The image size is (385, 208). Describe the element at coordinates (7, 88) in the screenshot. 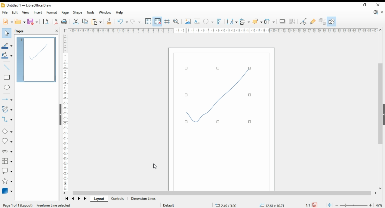

I see `ellipse` at that location.